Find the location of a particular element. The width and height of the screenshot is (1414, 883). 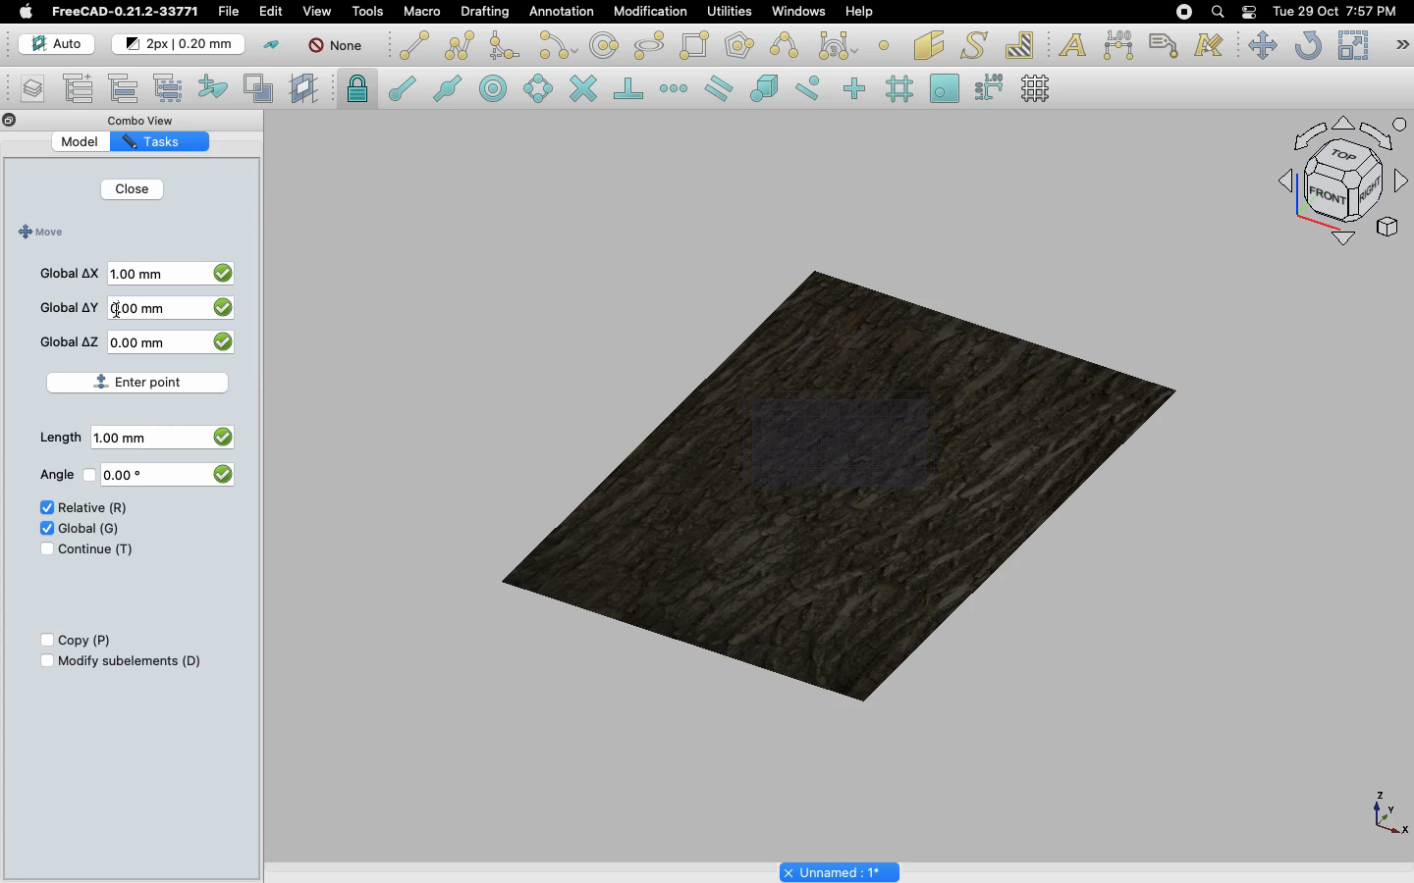

0.00 mm is located at coordinates (140, 308).